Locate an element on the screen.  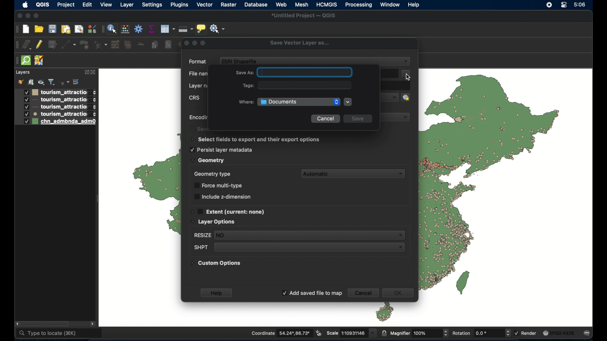
add saved file to map is located at coordinates (312, 293).